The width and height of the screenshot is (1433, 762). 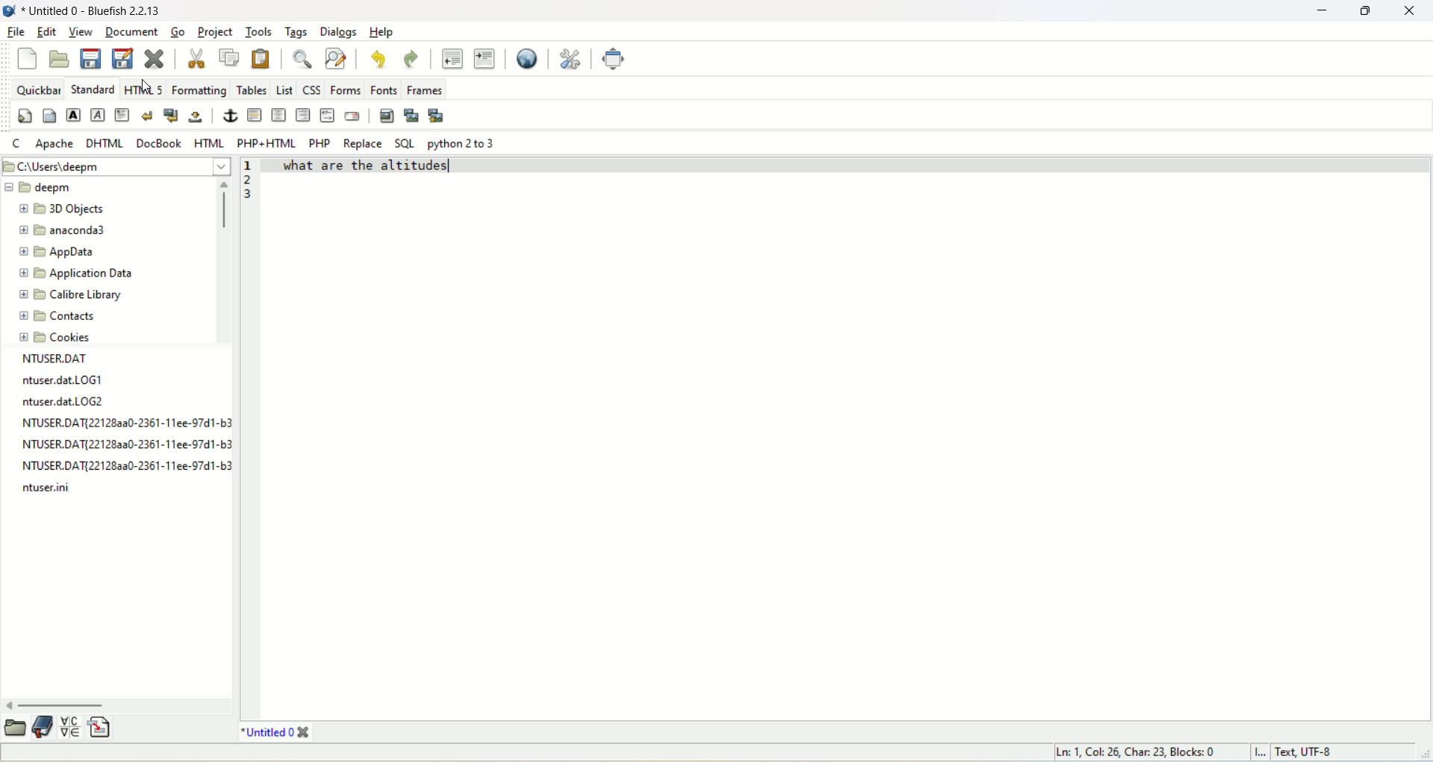 I want to click on cookies, so click(x=57, y=337).